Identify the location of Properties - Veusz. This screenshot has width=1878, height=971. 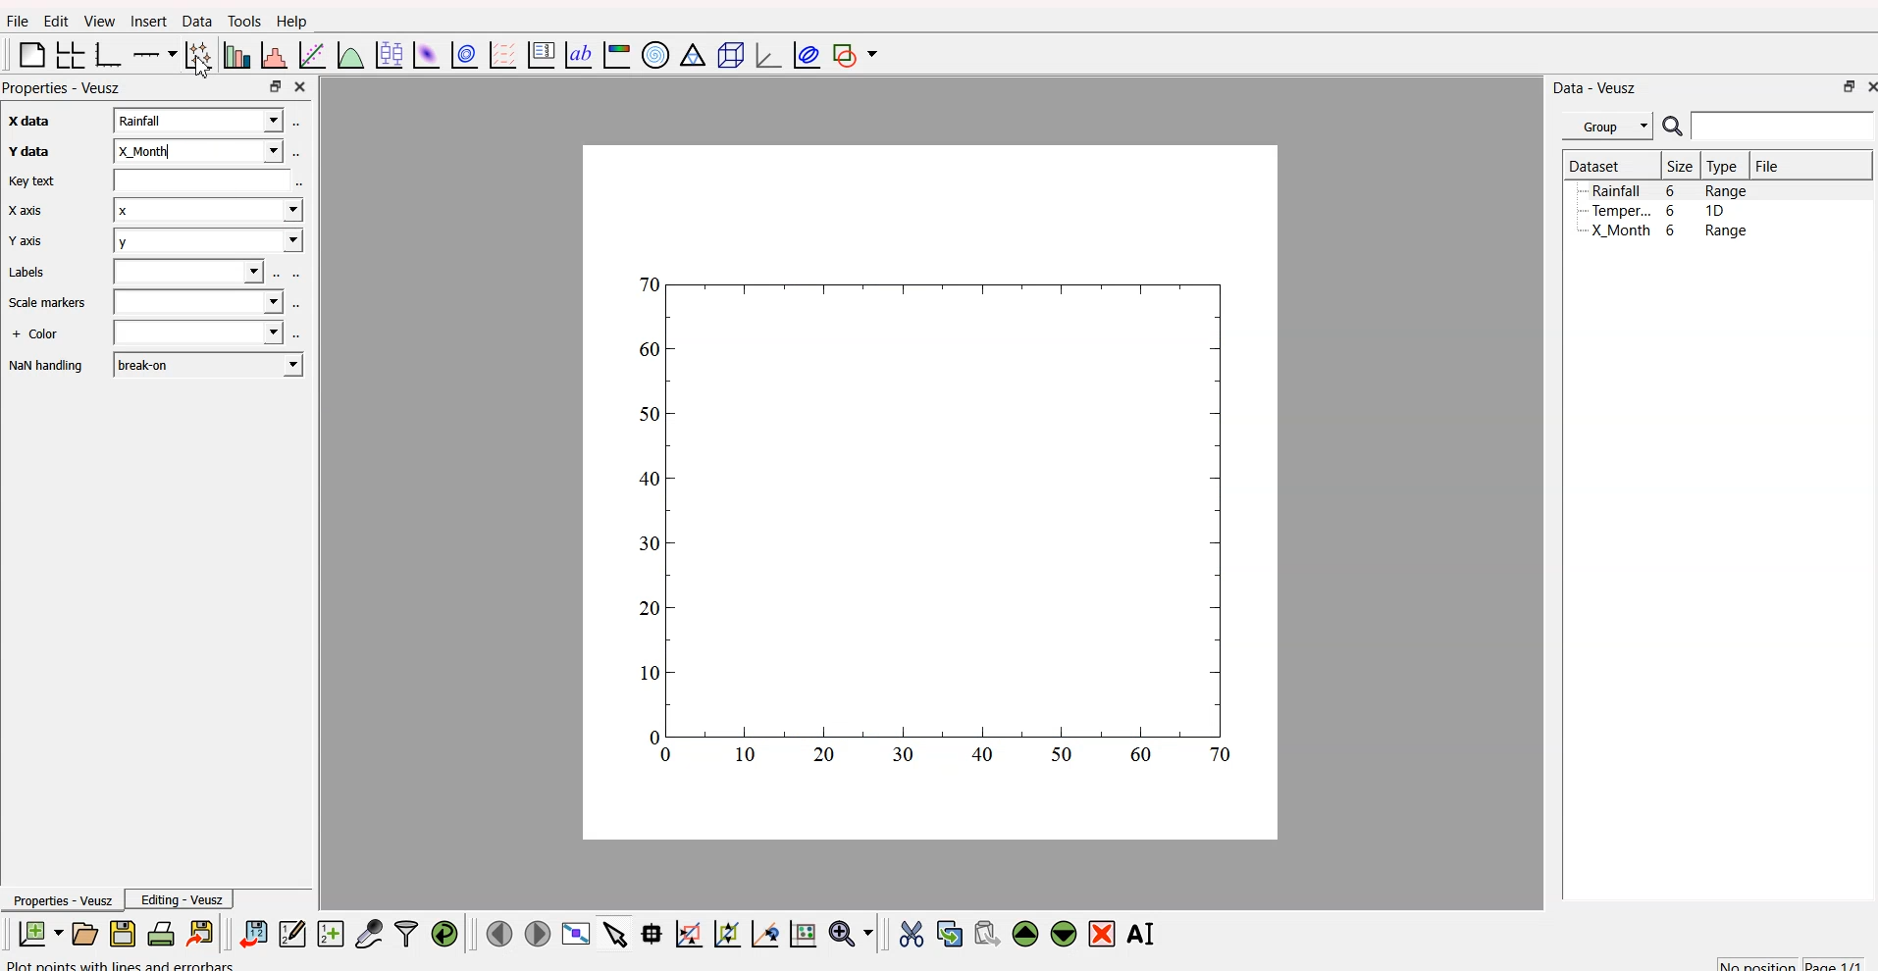
(61, 899).